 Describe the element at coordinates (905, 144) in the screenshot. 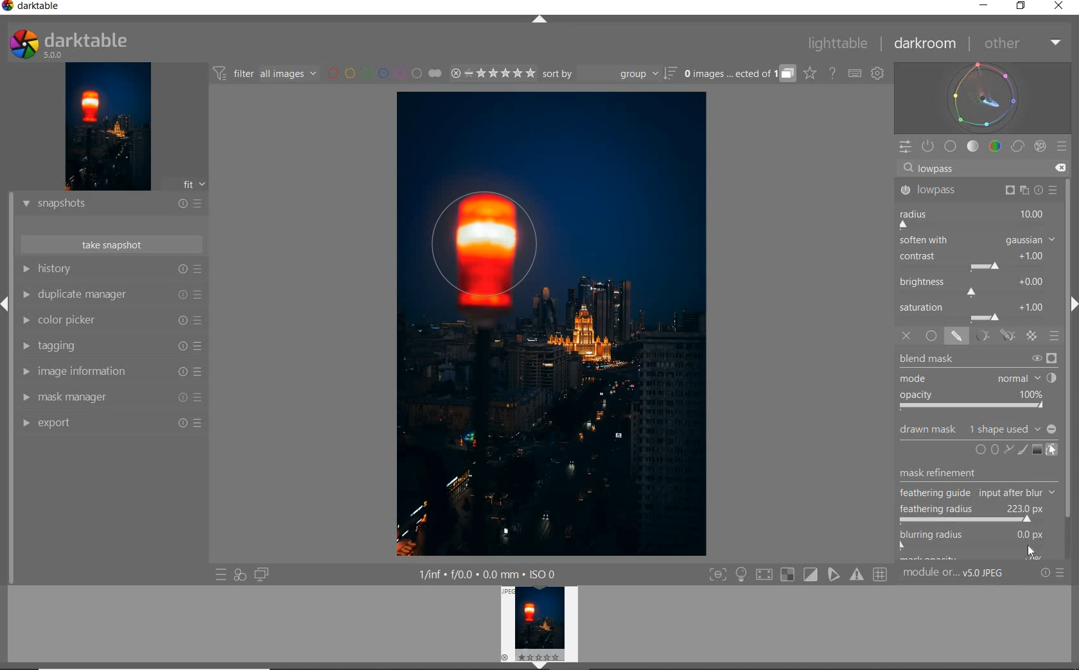

I see `QUICK ACCESS PANEL` at that location.